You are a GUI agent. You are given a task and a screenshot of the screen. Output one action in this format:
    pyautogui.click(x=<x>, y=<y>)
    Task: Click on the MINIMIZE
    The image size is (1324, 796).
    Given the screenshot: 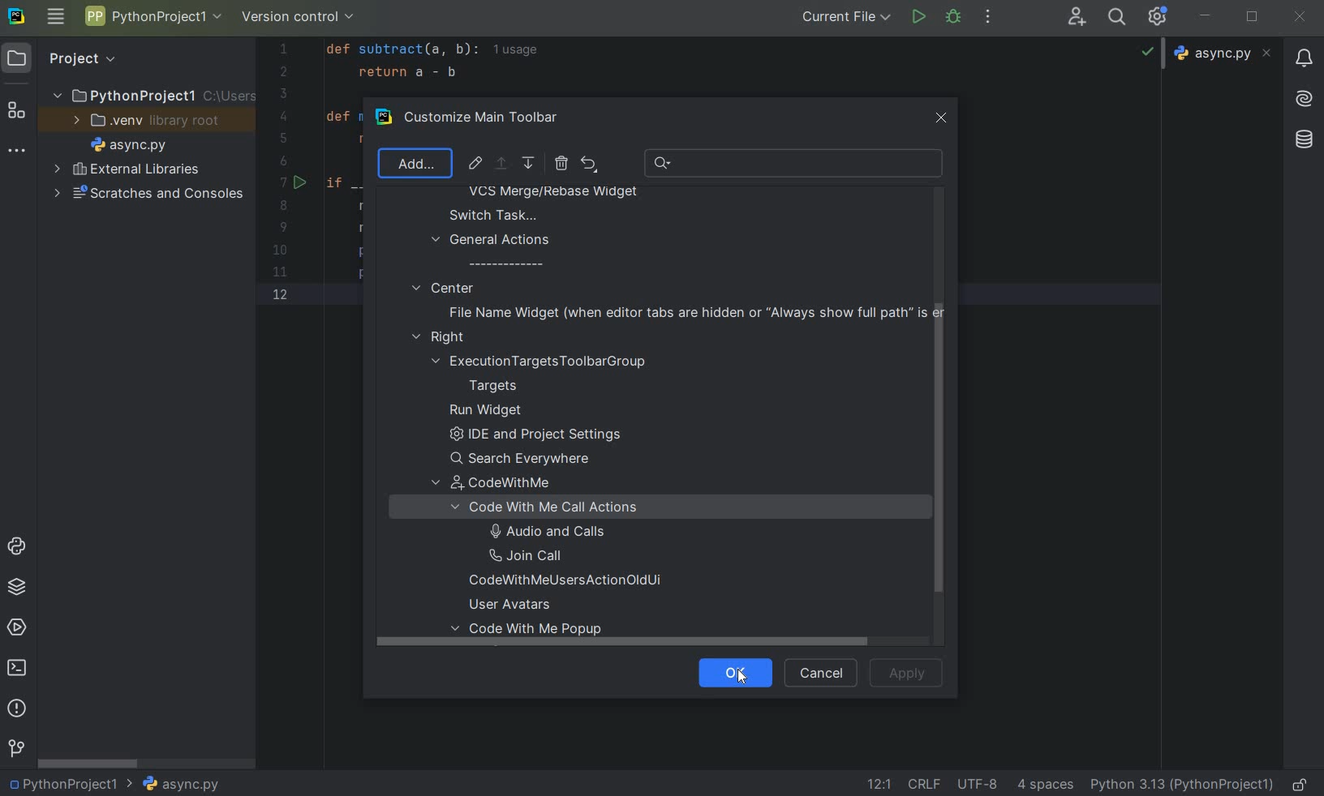 What is the action you would take?
    pyautogui.click(x=1206, y=17)
    